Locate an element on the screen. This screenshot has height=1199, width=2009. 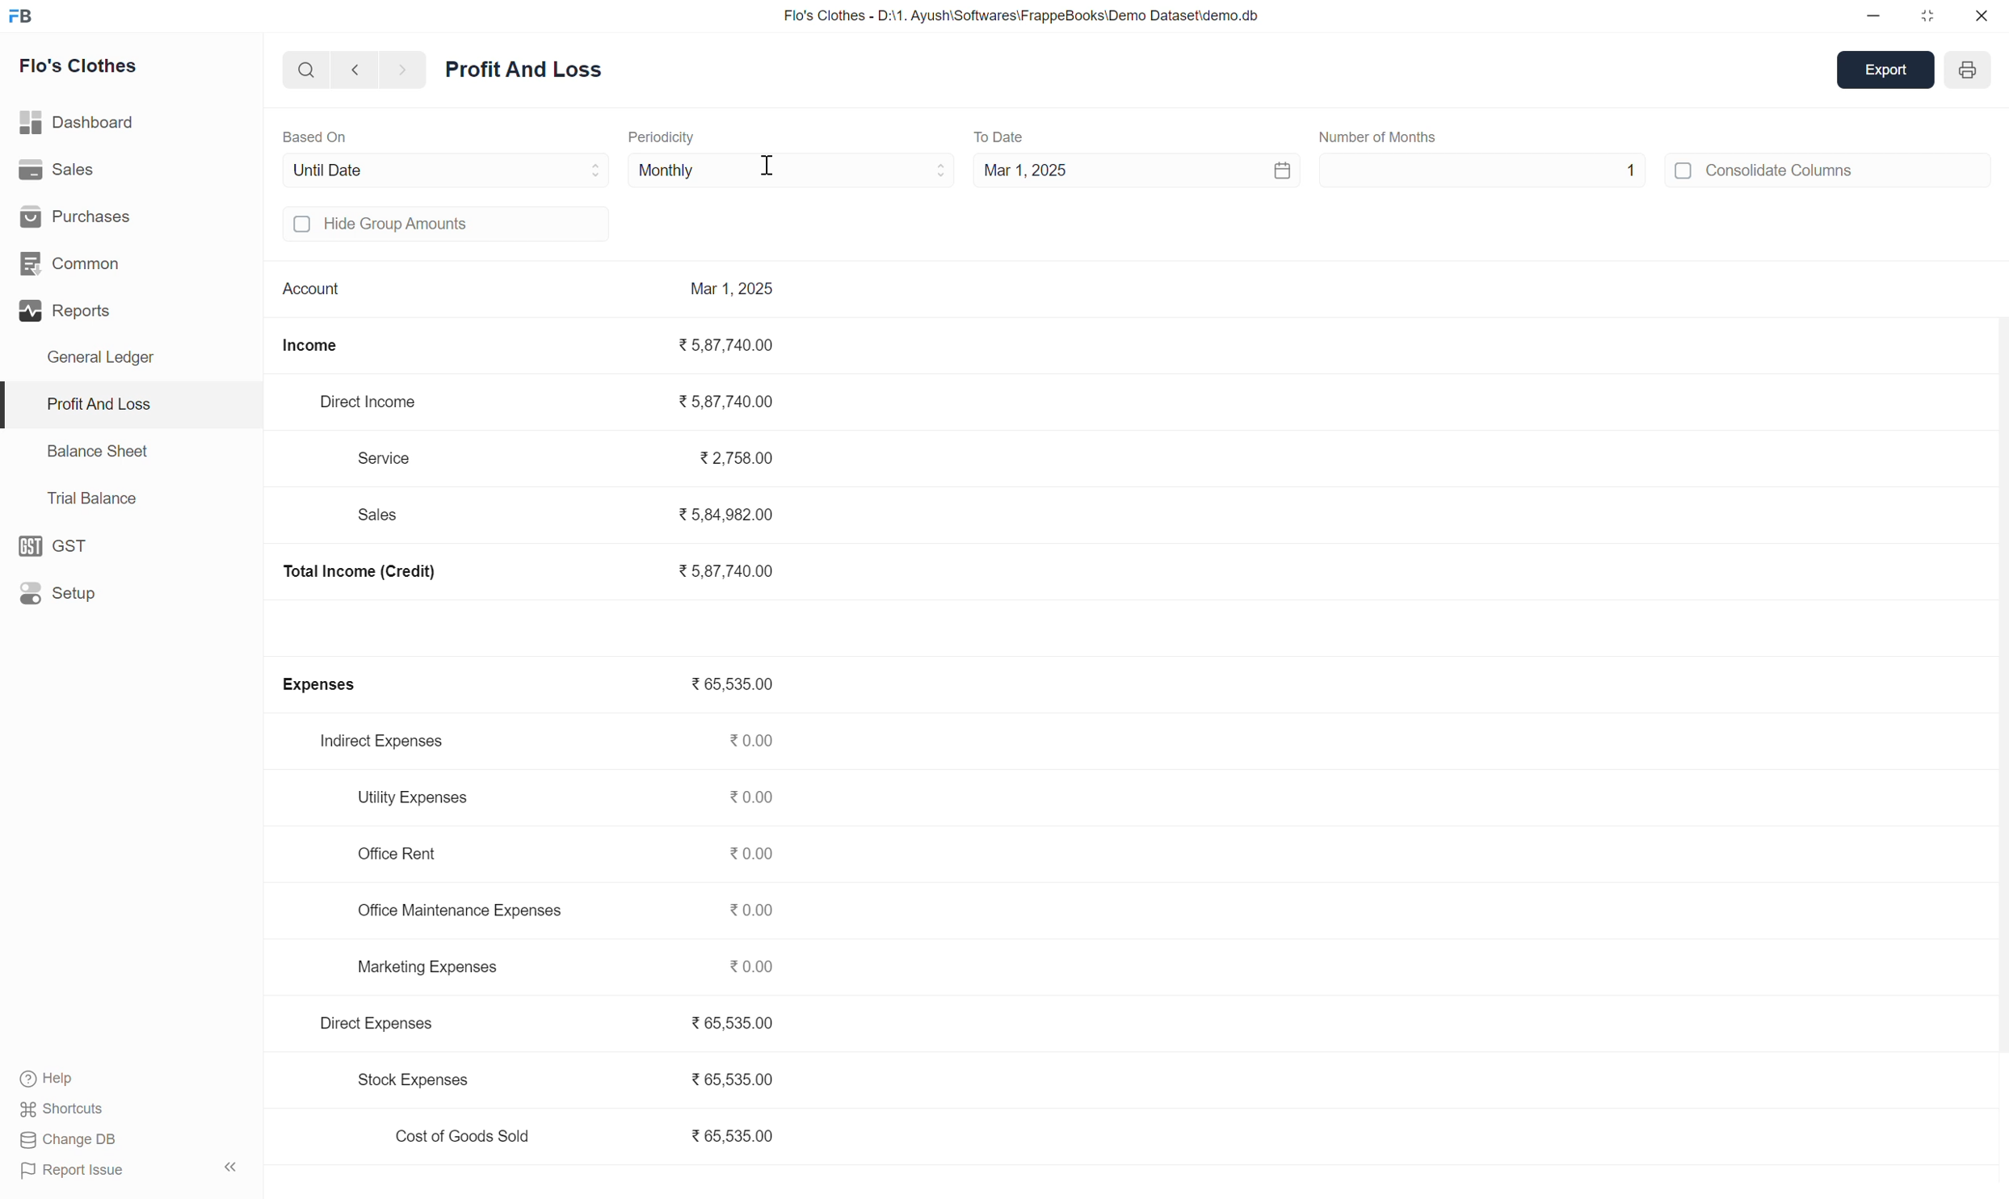
Dashboard is located at coordinates (84, 122).